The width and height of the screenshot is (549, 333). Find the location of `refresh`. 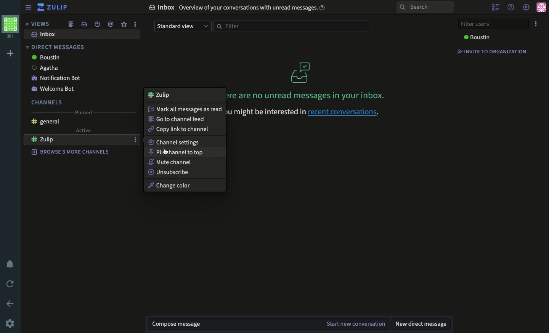

refresh is located at coordinates (12, 284).